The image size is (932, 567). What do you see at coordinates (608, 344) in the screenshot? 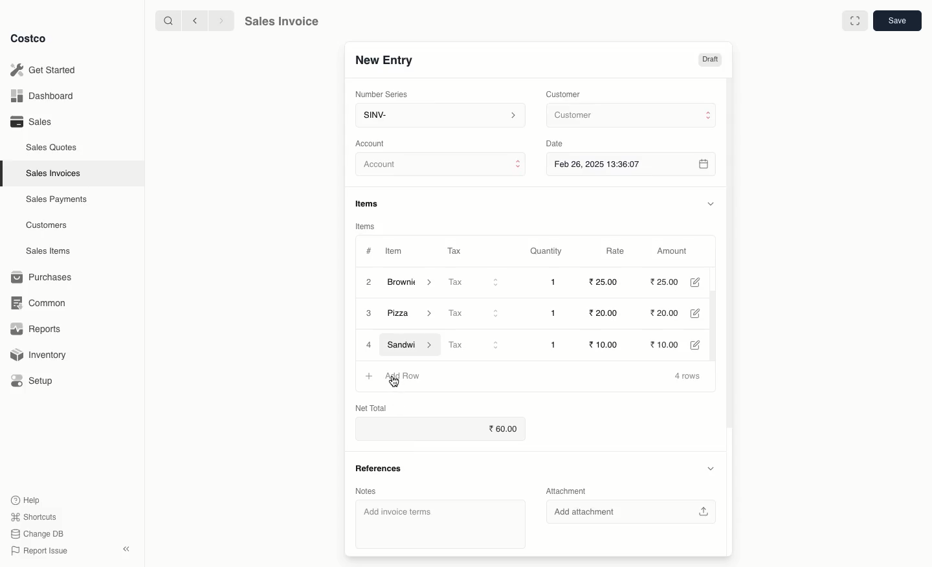
I see `10.00` at bounding box center [608, 344].